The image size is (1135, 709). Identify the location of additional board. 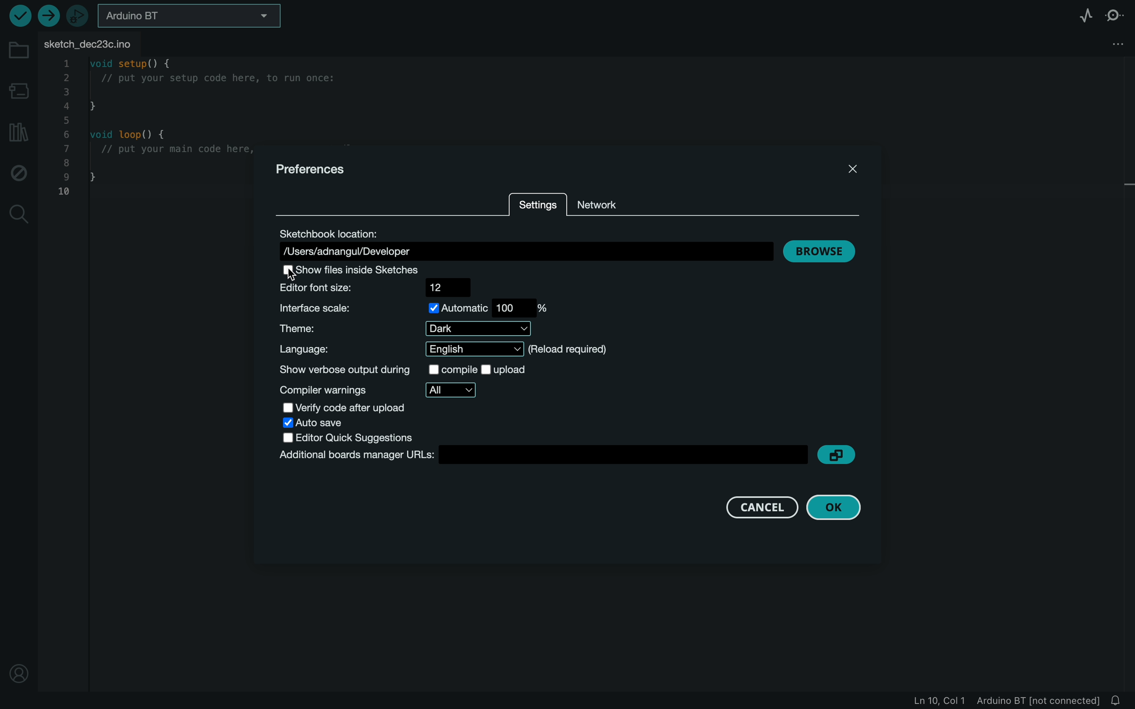
(541, 455).